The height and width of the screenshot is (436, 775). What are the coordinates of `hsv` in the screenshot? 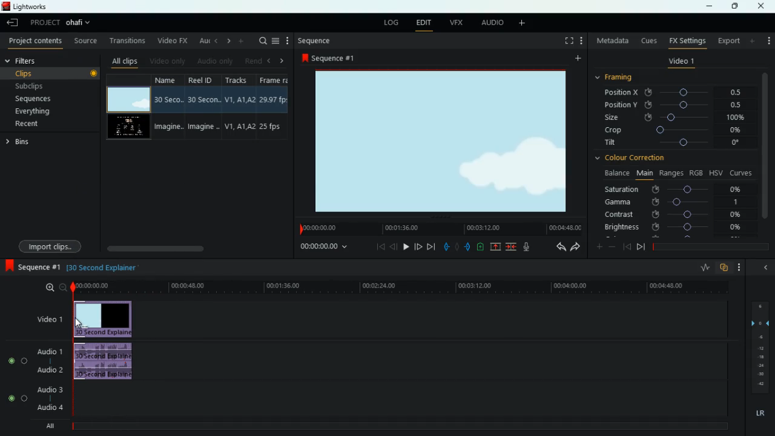 It's located at (714, 173).